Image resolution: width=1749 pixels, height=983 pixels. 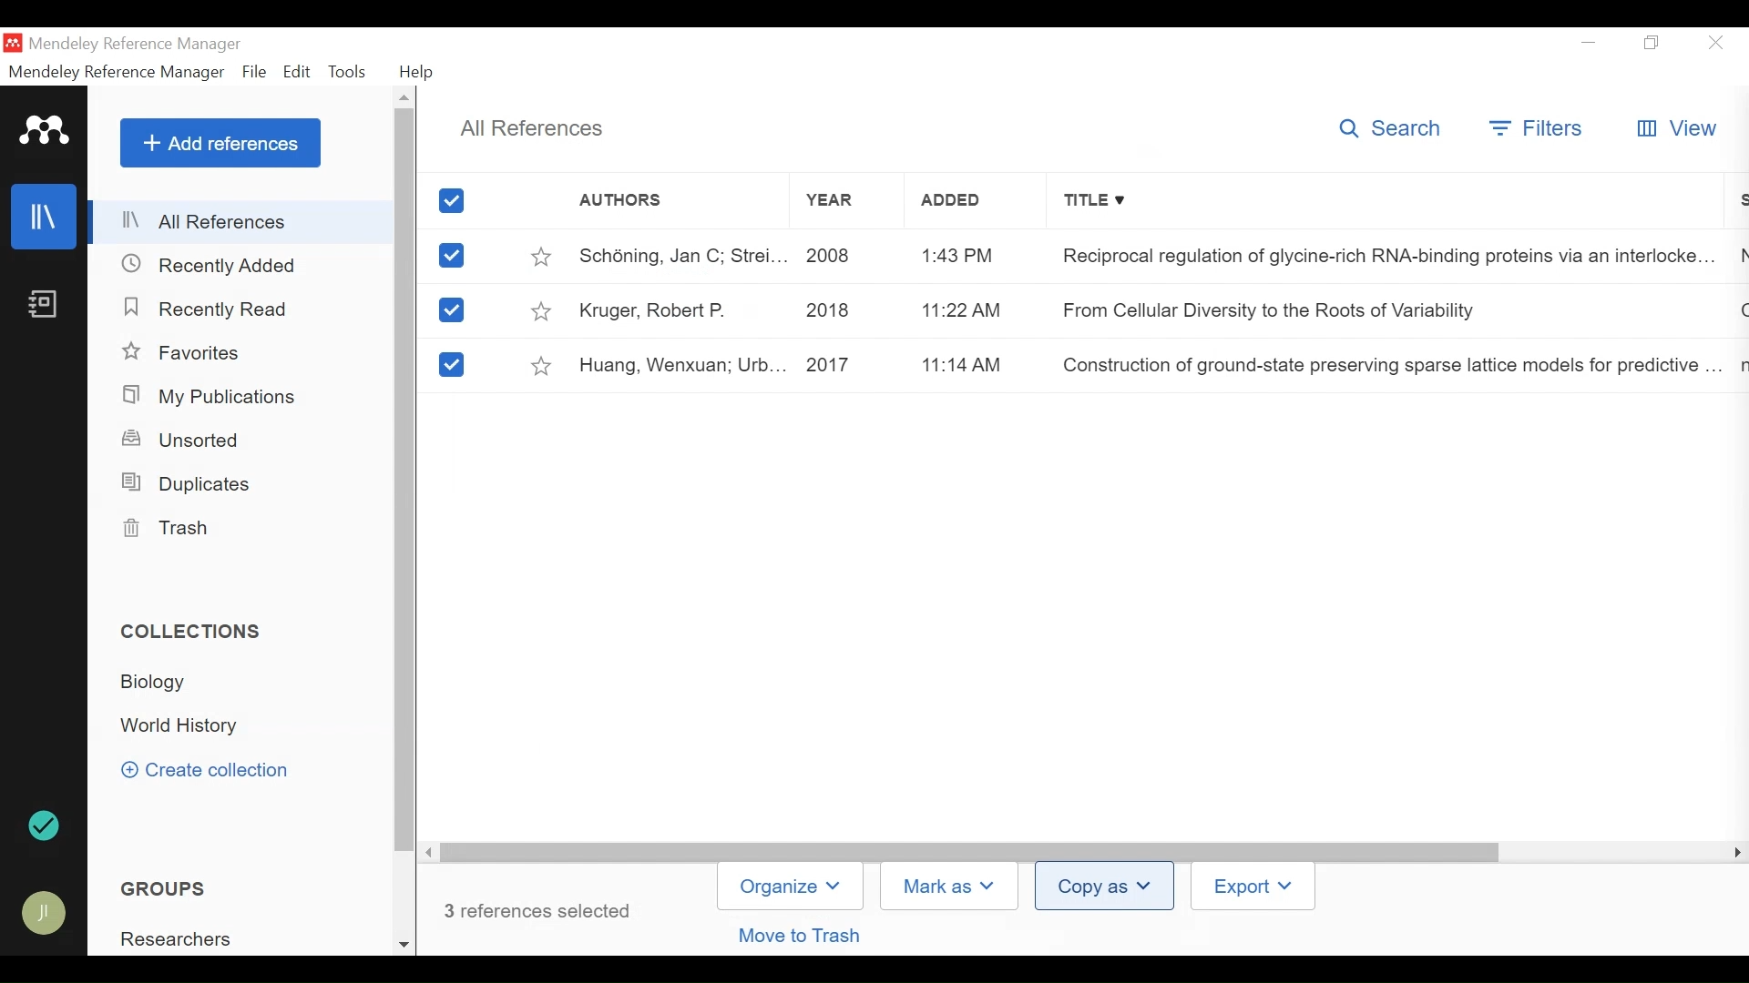 What do you see at coordinates (430, 852) in the screenshot?
I see `Scroll Right` at bounding box center [430, 852].